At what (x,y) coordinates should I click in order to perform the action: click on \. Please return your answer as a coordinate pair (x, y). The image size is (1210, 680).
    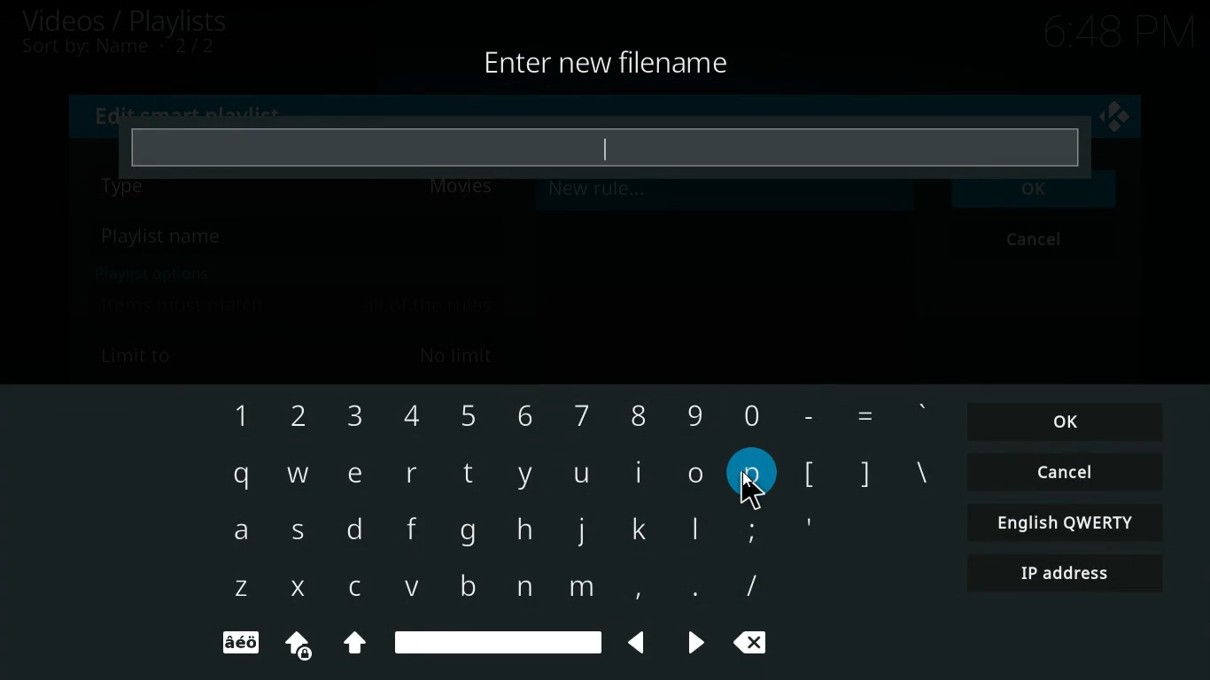
    Looking at the image, I should click on (920, 475).